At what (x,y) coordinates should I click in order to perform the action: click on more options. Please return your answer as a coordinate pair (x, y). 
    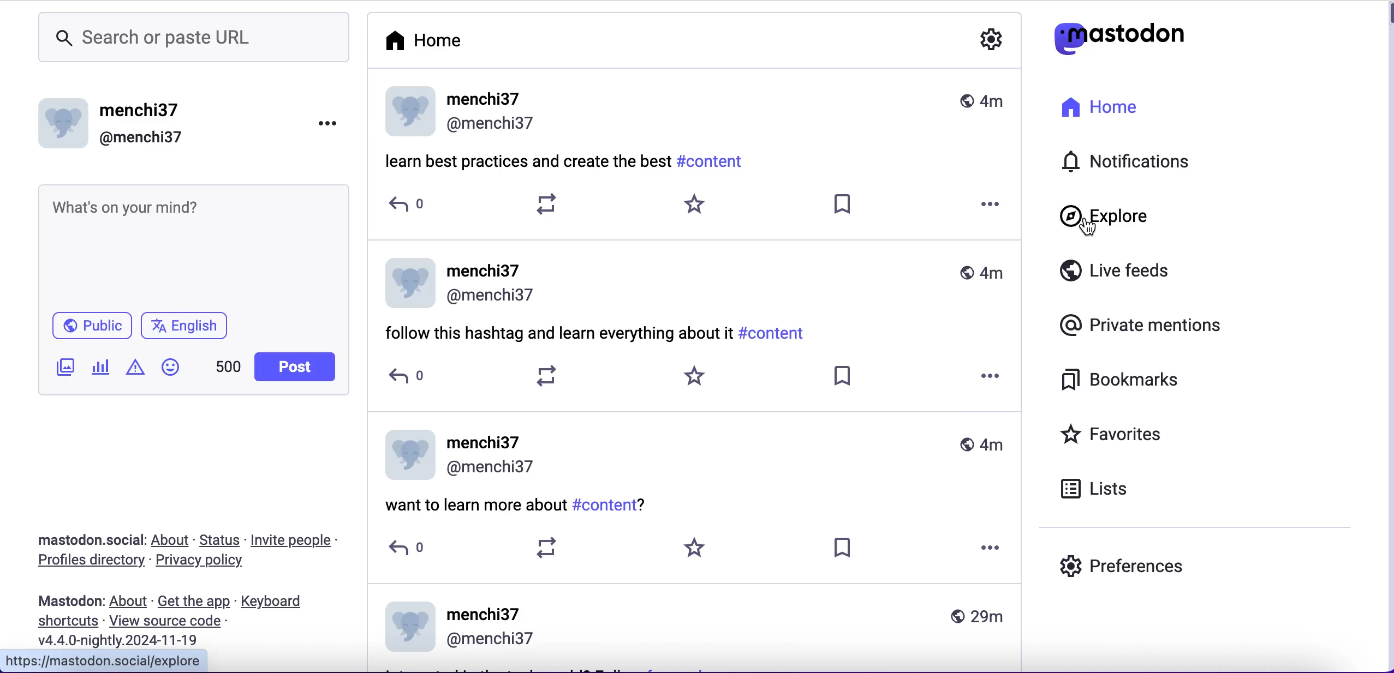
    Looking at the image, I should click on (995, 375).